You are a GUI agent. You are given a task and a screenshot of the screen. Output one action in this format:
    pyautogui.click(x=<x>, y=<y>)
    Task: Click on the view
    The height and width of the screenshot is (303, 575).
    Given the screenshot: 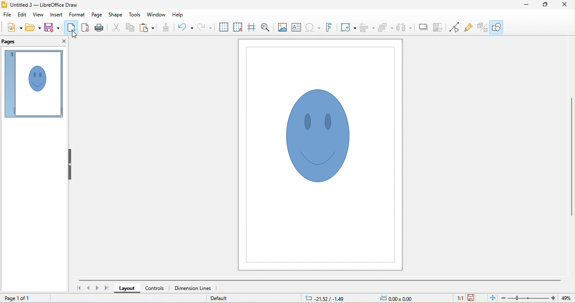 What is the action you would take?
    pyautogui.click(x=37, y=15)
    